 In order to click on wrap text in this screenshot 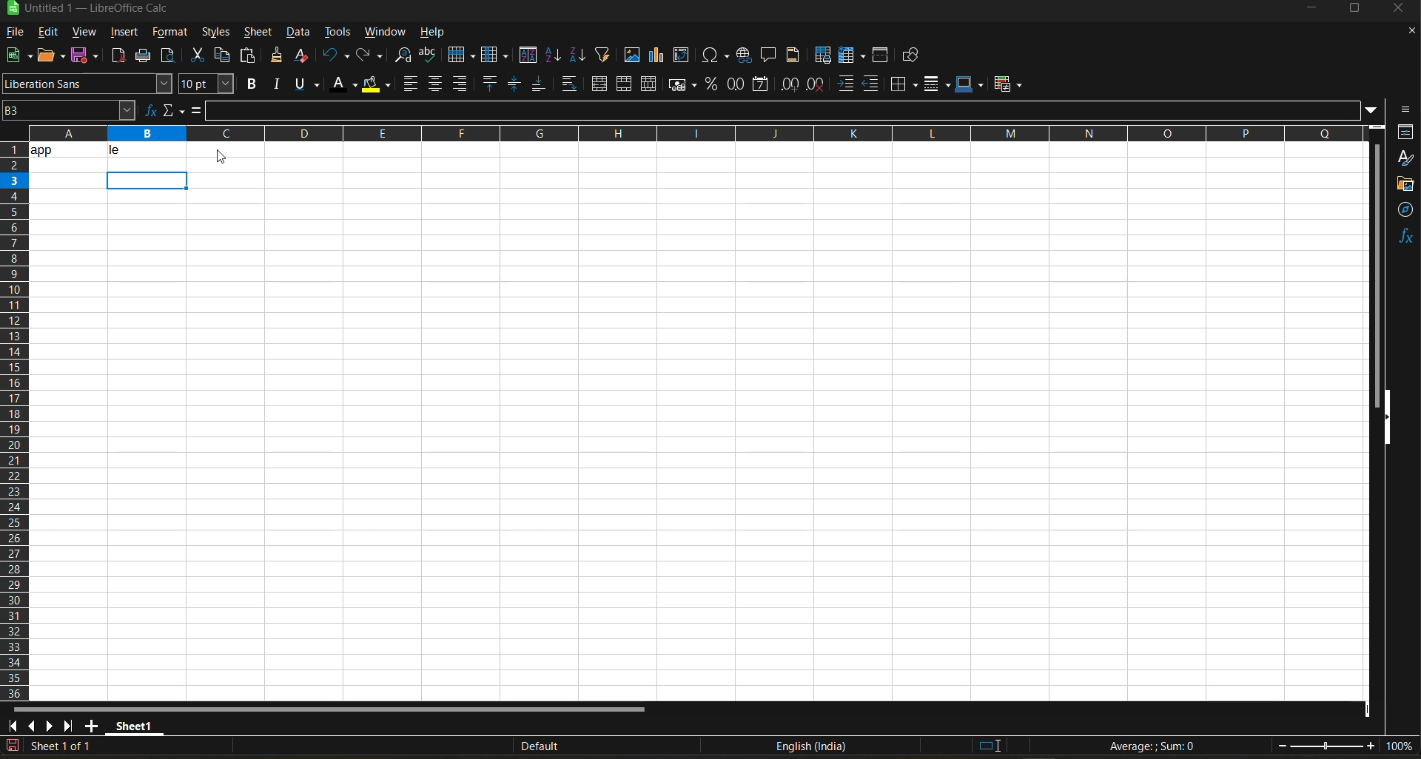, I will do `click(568, 85)`.